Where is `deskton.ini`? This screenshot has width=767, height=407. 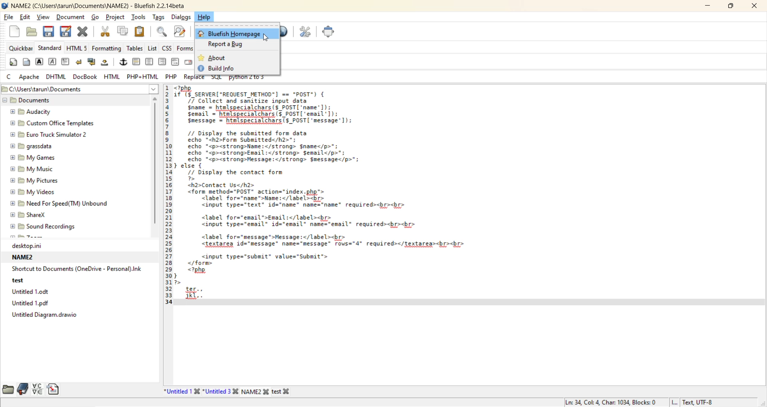
deskton.ini is located at coordinates (21, 244).